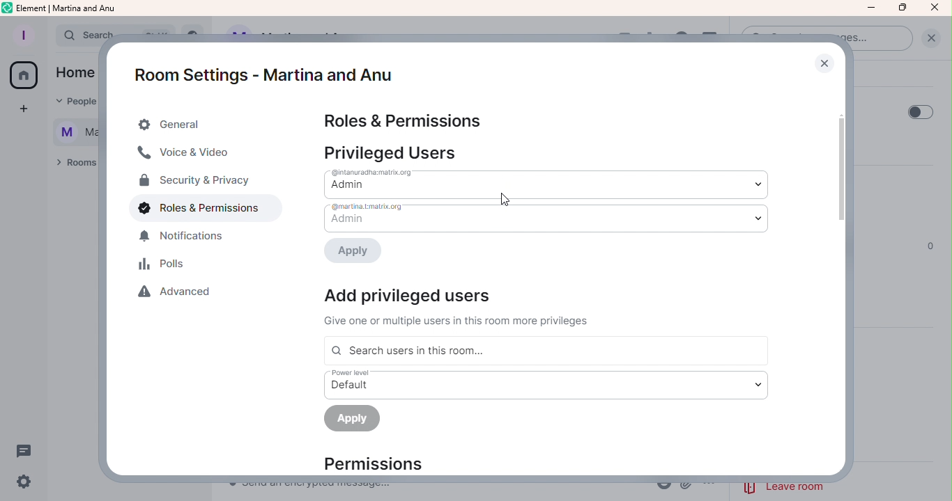 The image size is (952, 501). I want to click on Security and privacy, so click(194, 182).